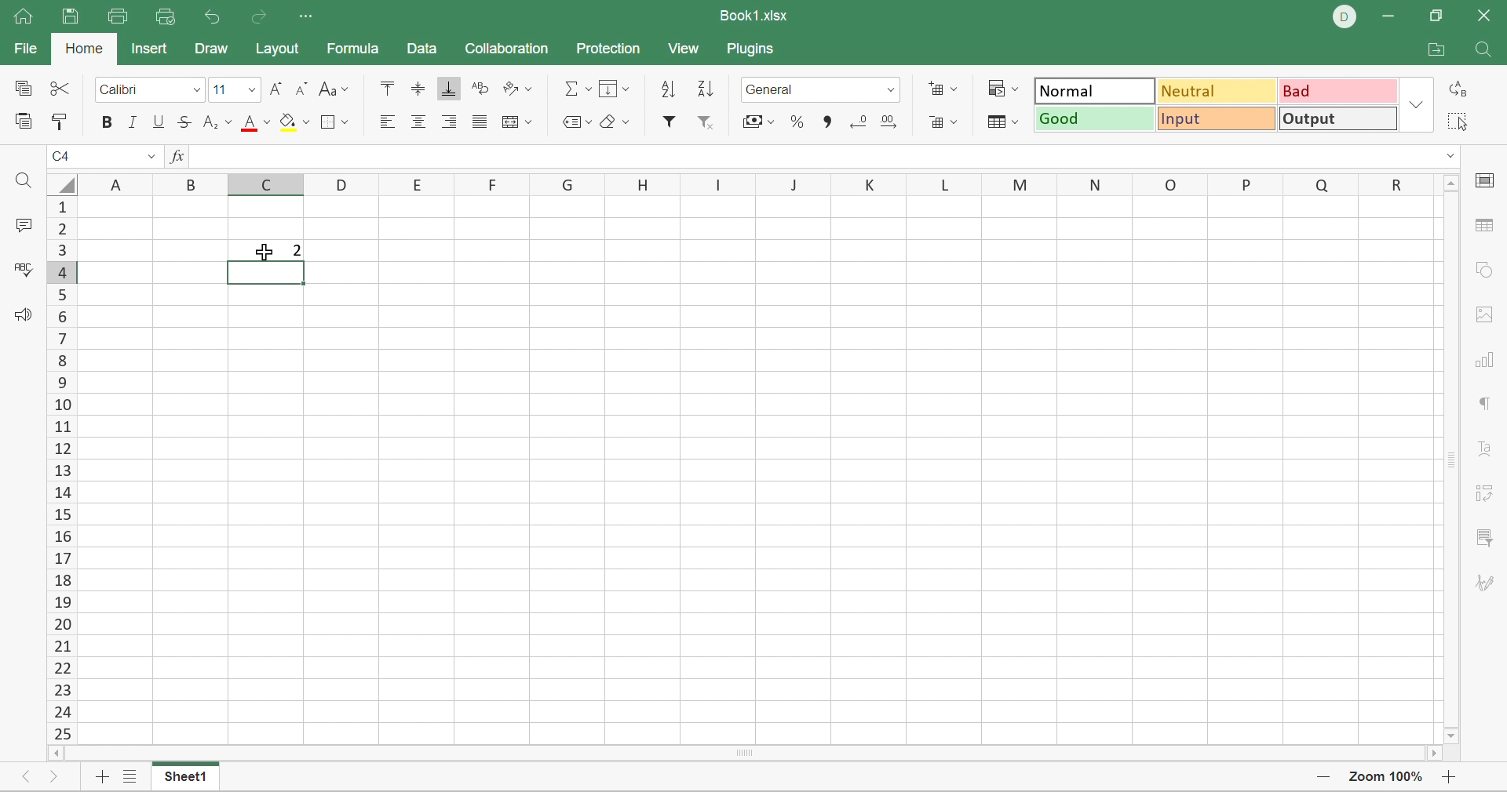 This screenshot has height=792, width=1507. Describe the element at coordinates (1487, 271) in the screenshot. I see `shape settings` at that location.